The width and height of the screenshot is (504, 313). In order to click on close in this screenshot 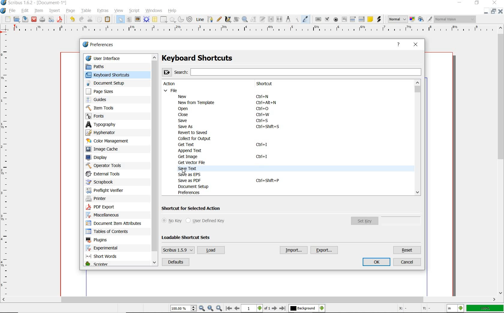, I will do `click(500, 11)`.